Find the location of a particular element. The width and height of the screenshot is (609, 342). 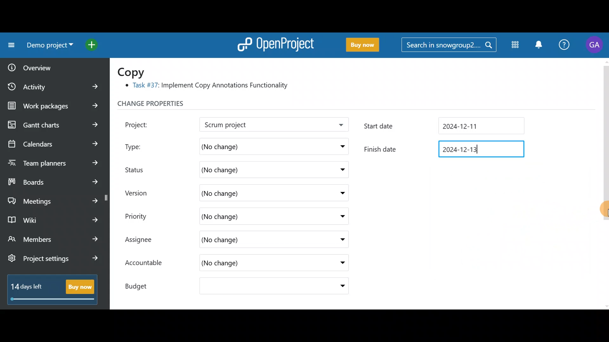

Copy is located at coordinates (135, 72).